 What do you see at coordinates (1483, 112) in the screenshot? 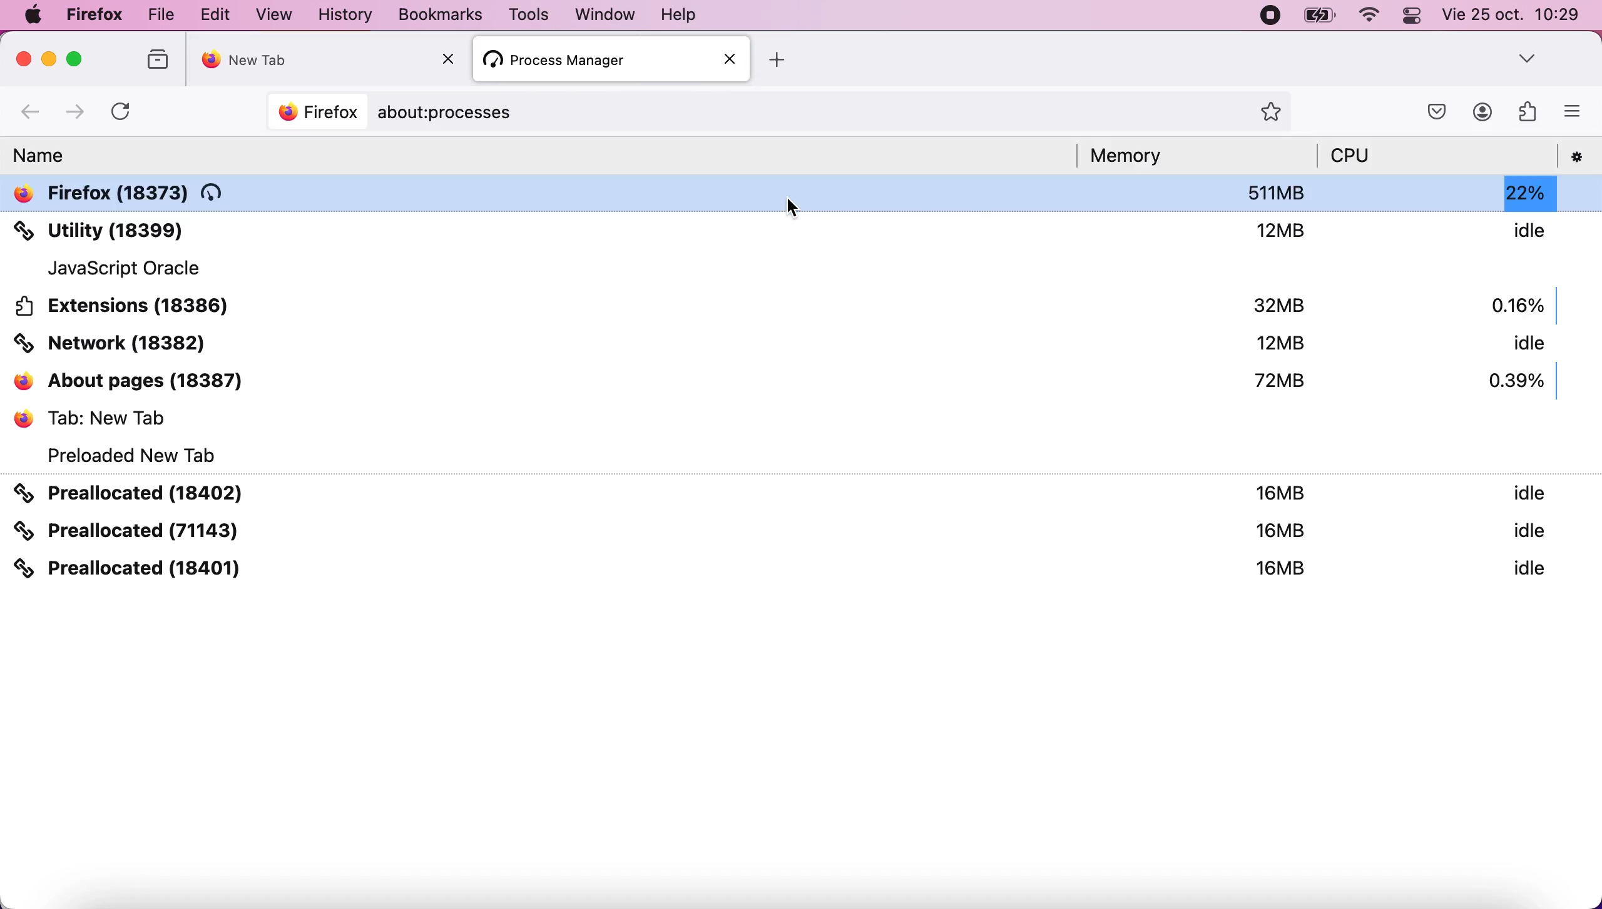
I see `Profile` at bounding box center [1483, 112].